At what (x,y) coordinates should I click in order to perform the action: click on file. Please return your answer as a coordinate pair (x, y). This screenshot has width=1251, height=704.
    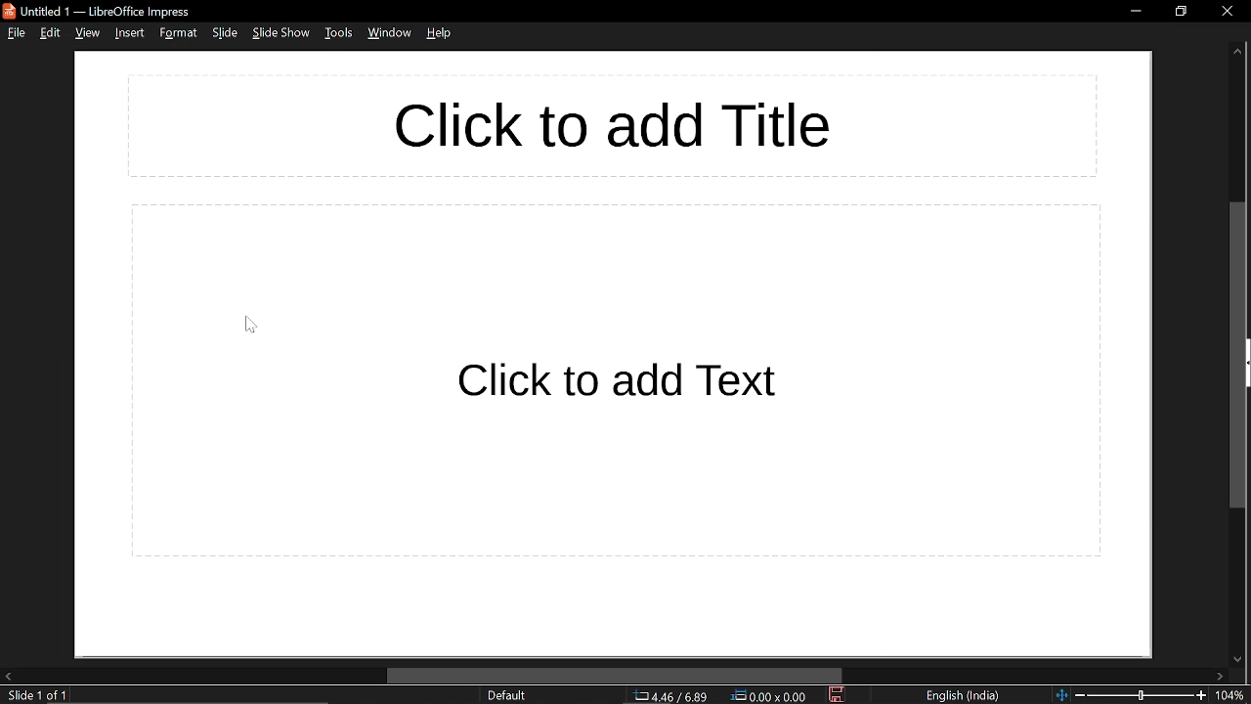
    Looking at the image, I should click on (15, 33).